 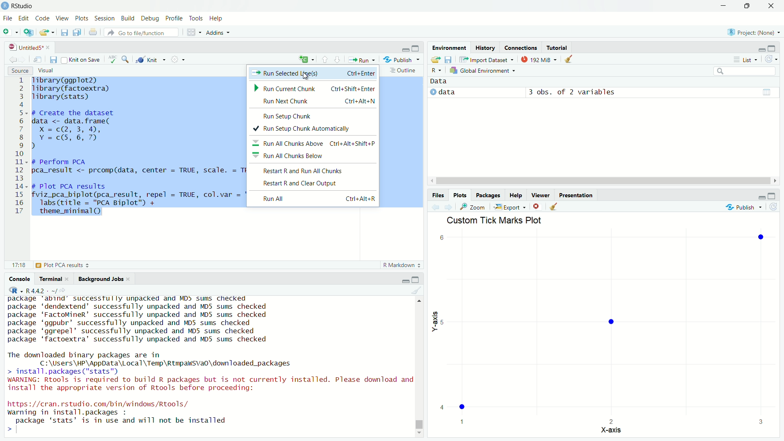 I want to click on tutorial, so click(x=557, y=47).